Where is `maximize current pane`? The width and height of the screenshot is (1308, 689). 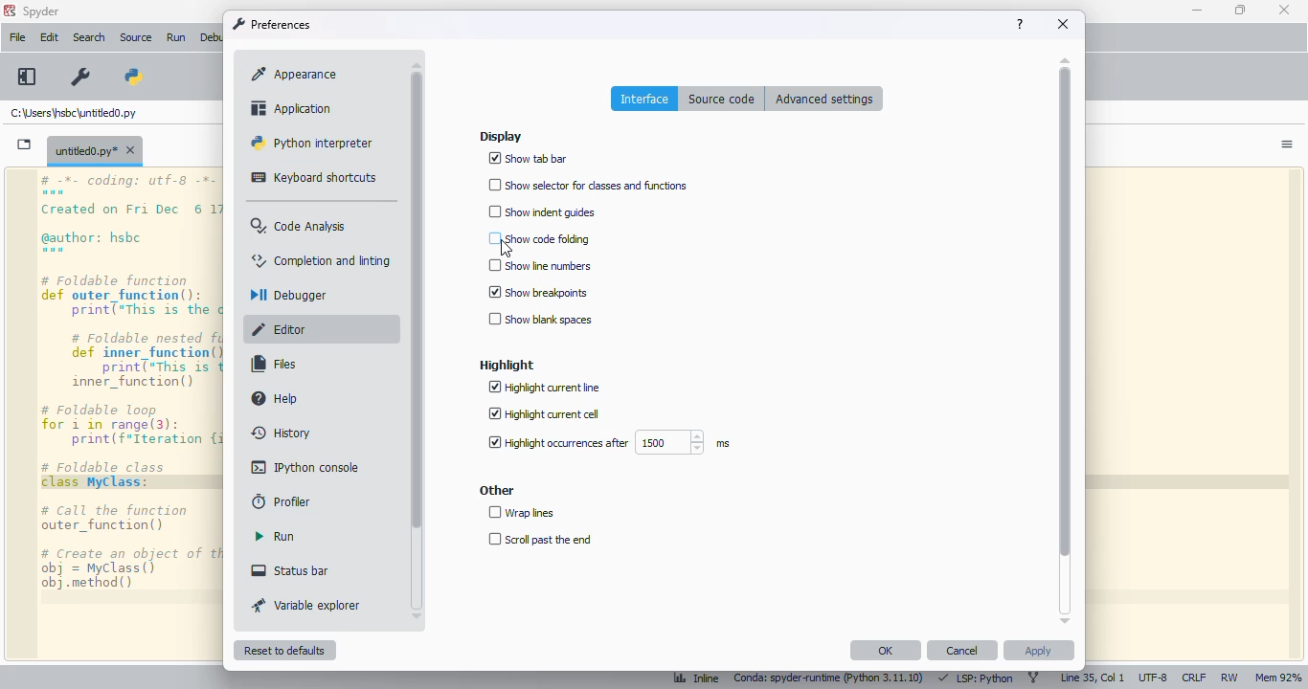 maximize current pane is located at coordinates (27, 77).